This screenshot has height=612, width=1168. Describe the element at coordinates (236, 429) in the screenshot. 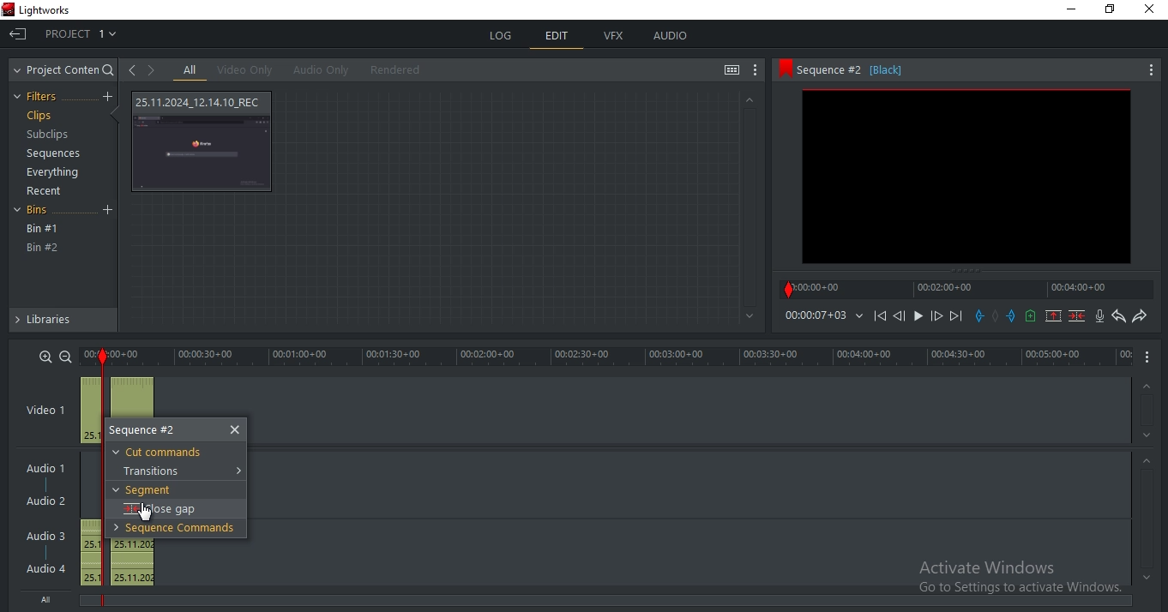

I see `close` at that location.